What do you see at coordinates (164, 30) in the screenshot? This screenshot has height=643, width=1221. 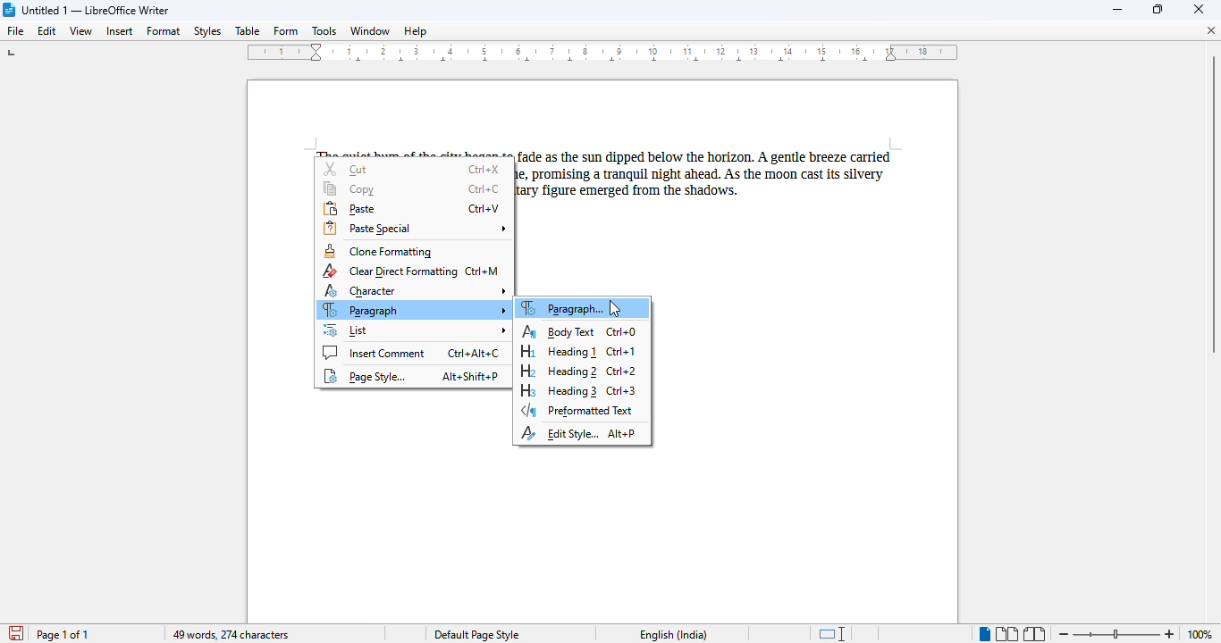 I see `format` at bounding box center [164, 30].